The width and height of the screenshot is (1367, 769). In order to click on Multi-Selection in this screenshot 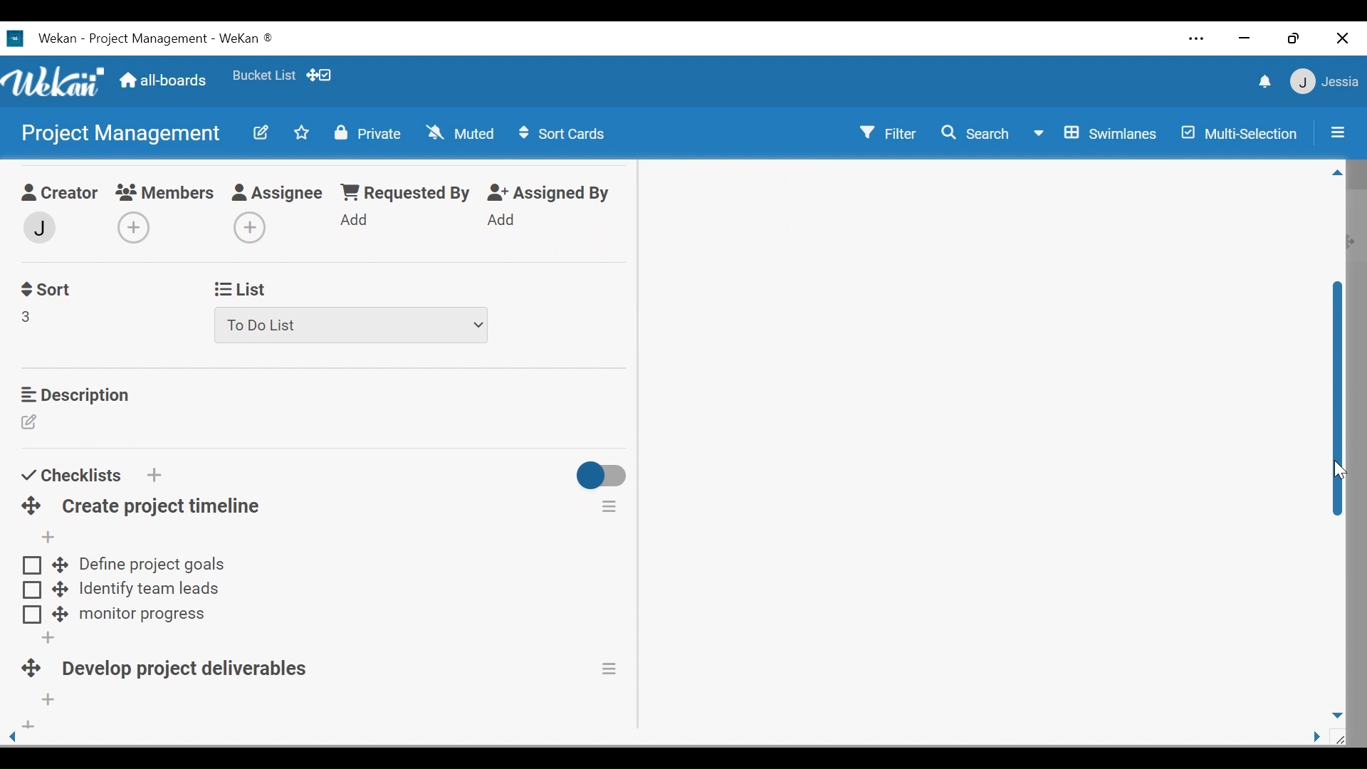, I will do `click(1237, 133)`.